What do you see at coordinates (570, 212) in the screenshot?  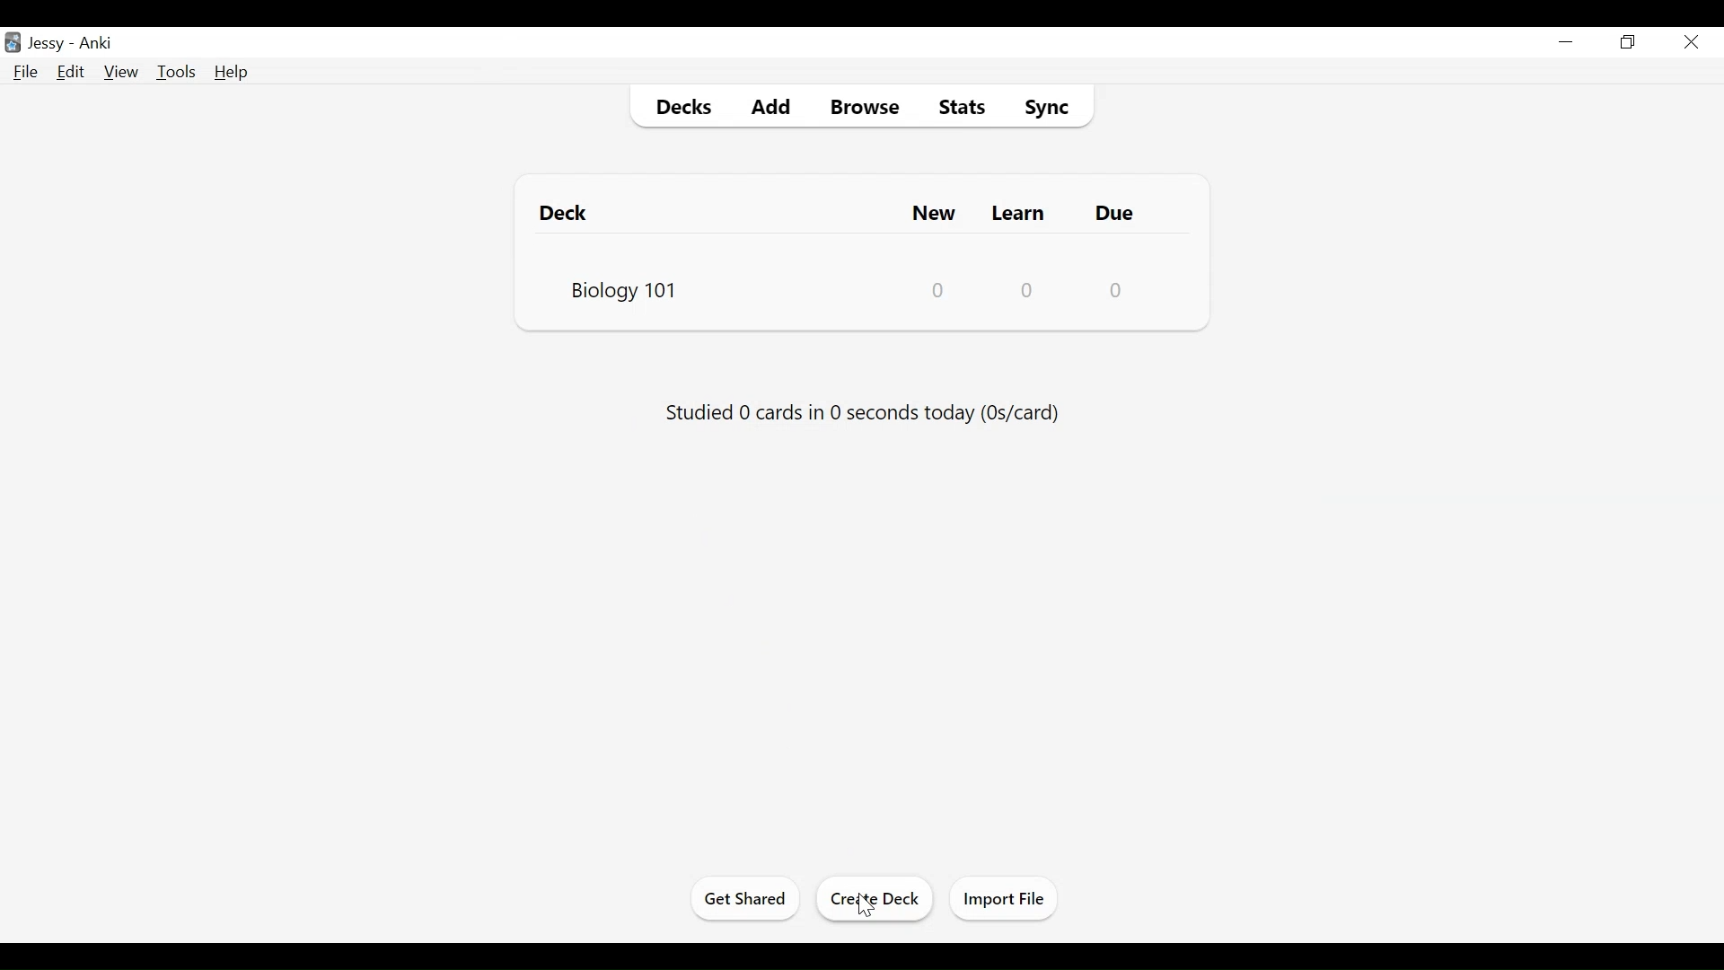 I see `Deck` at bounding box center [570, 212].